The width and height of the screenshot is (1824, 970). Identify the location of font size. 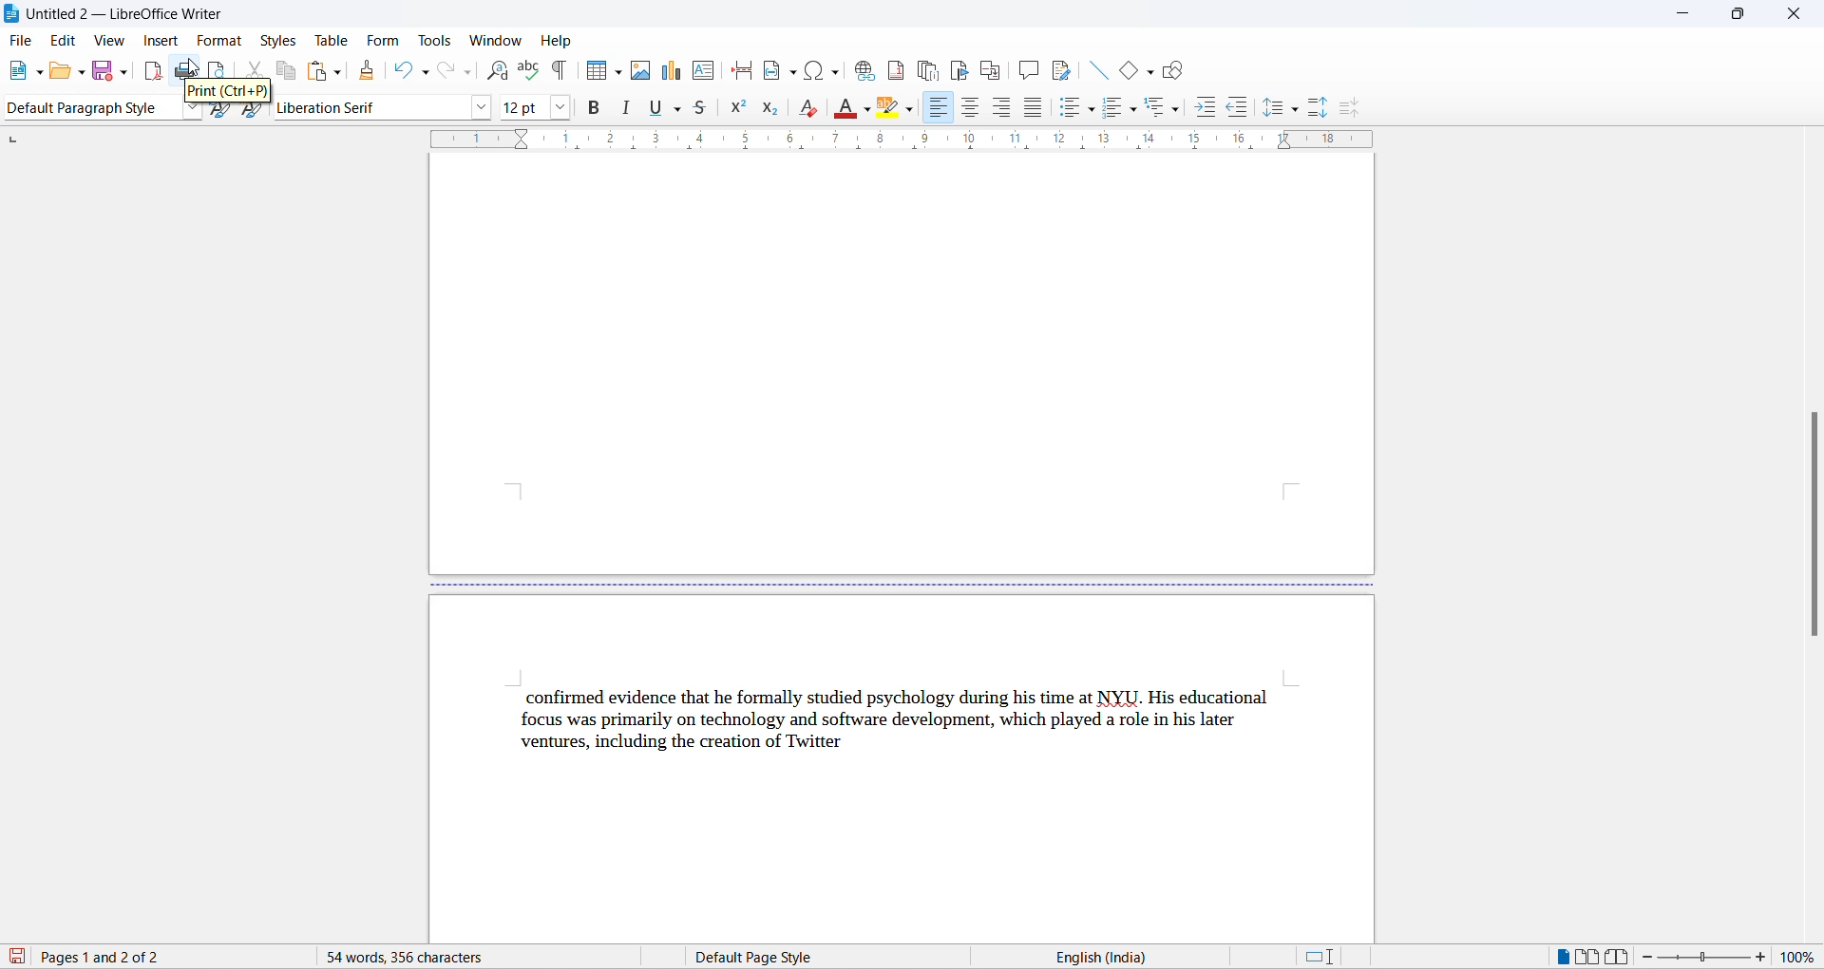
(519, 109).